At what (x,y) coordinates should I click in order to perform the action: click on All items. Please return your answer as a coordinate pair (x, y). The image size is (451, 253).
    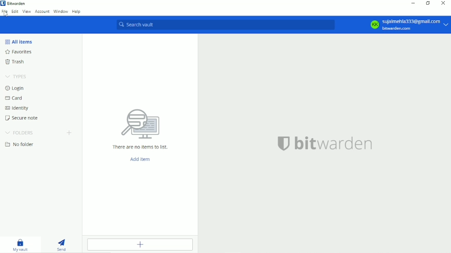
    Looking at the image, I should click on (20, 42).